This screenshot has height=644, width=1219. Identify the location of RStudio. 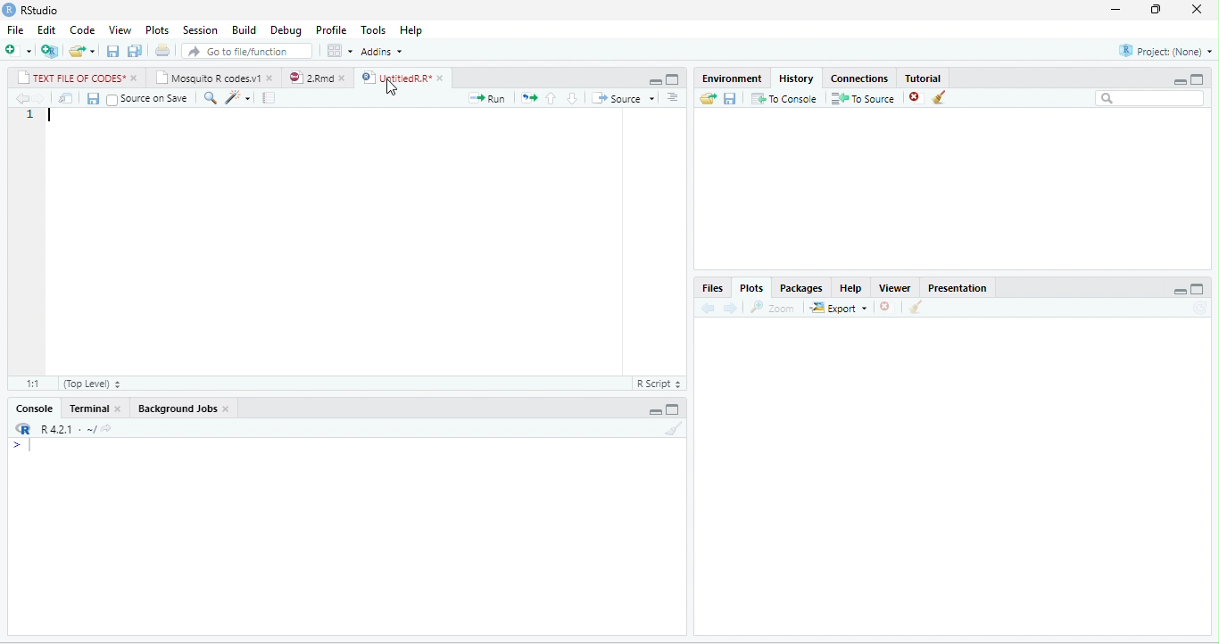
(41, 11).